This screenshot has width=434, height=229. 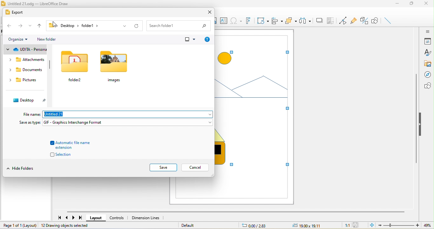 I want to click on Untitled 21.odg — LibreOffice Draw, so click(x=37, y=4).